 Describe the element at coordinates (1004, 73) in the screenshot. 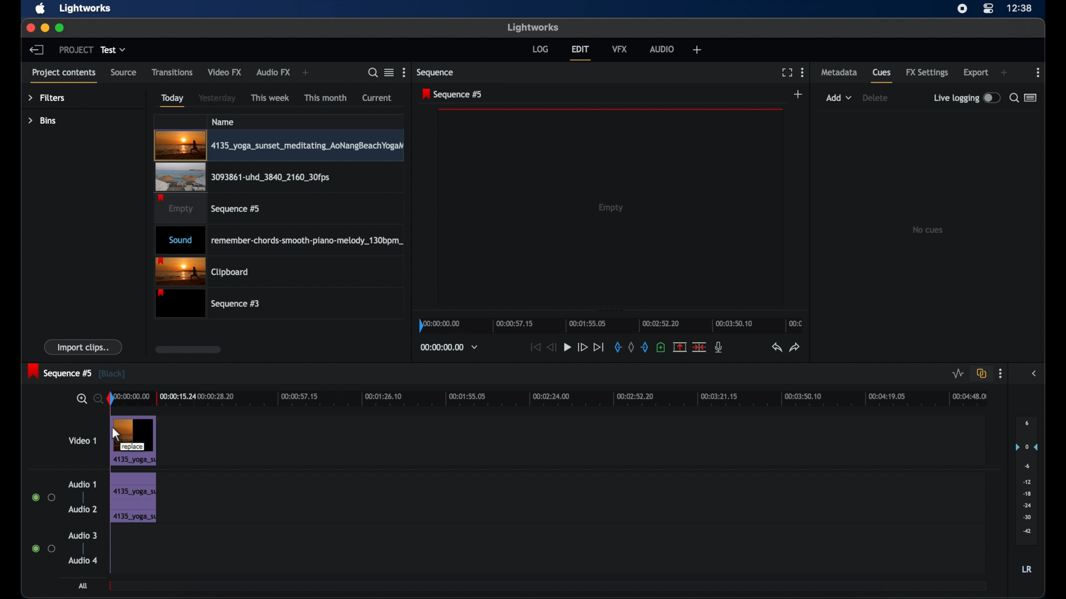

I see `add` at that location.